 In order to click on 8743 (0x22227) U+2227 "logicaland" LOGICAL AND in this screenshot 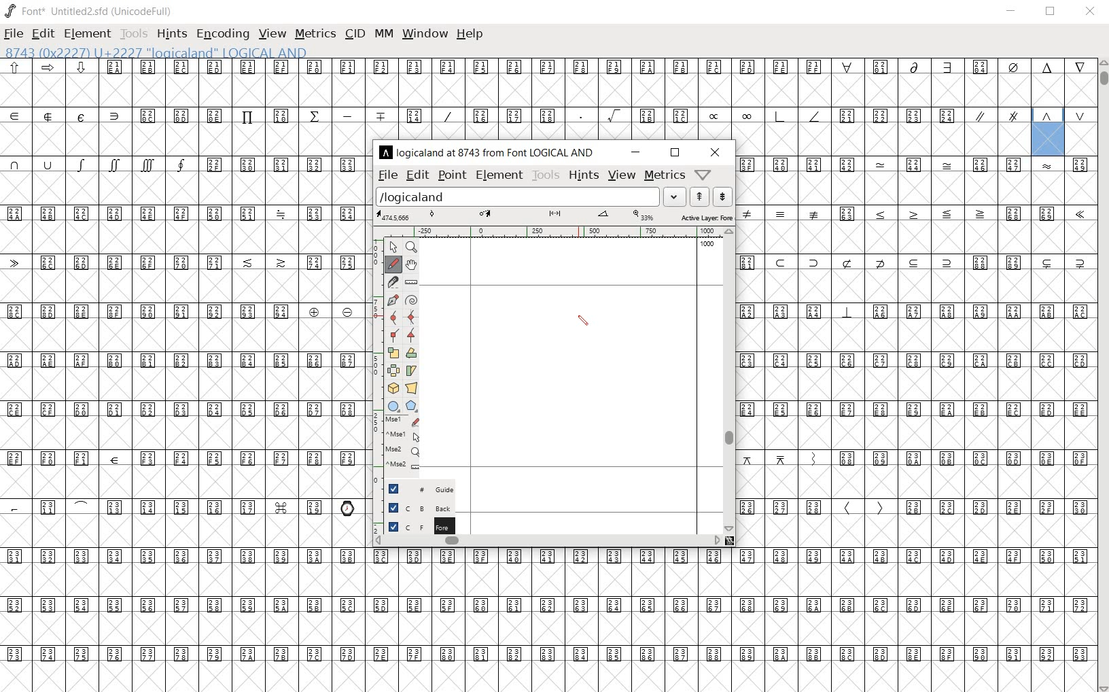, I will do `click(158, 53)`.